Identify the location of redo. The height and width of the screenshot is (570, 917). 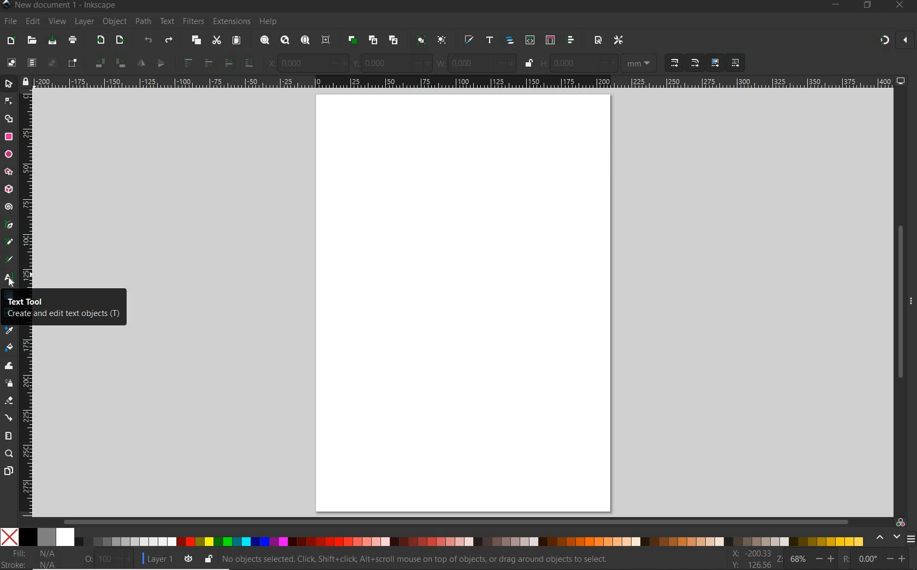
(169, 41).